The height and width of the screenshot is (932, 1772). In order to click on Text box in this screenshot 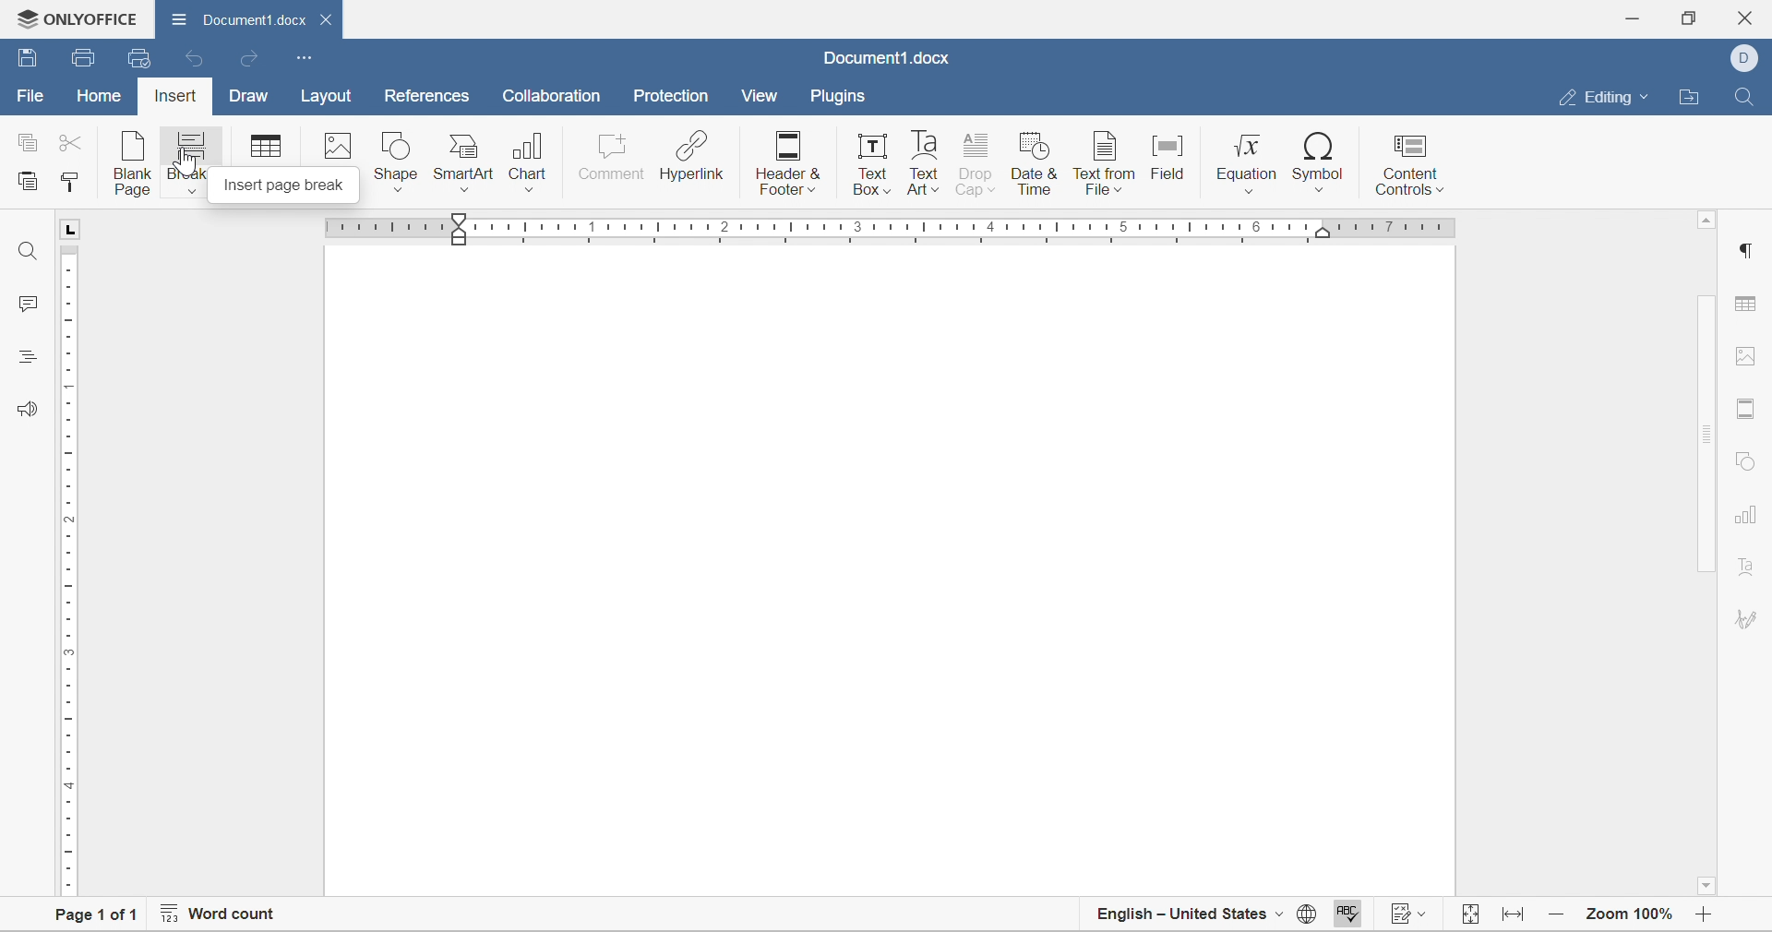, I will do `click(873, 165)`.